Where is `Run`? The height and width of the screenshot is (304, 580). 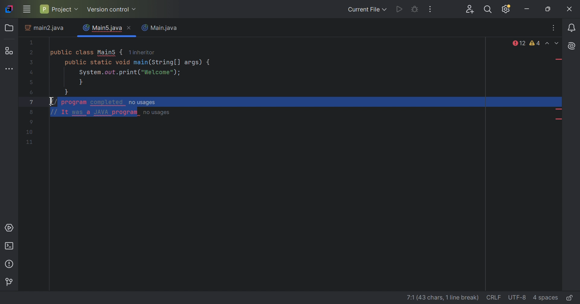
Run is located at coordinates (400, 9).